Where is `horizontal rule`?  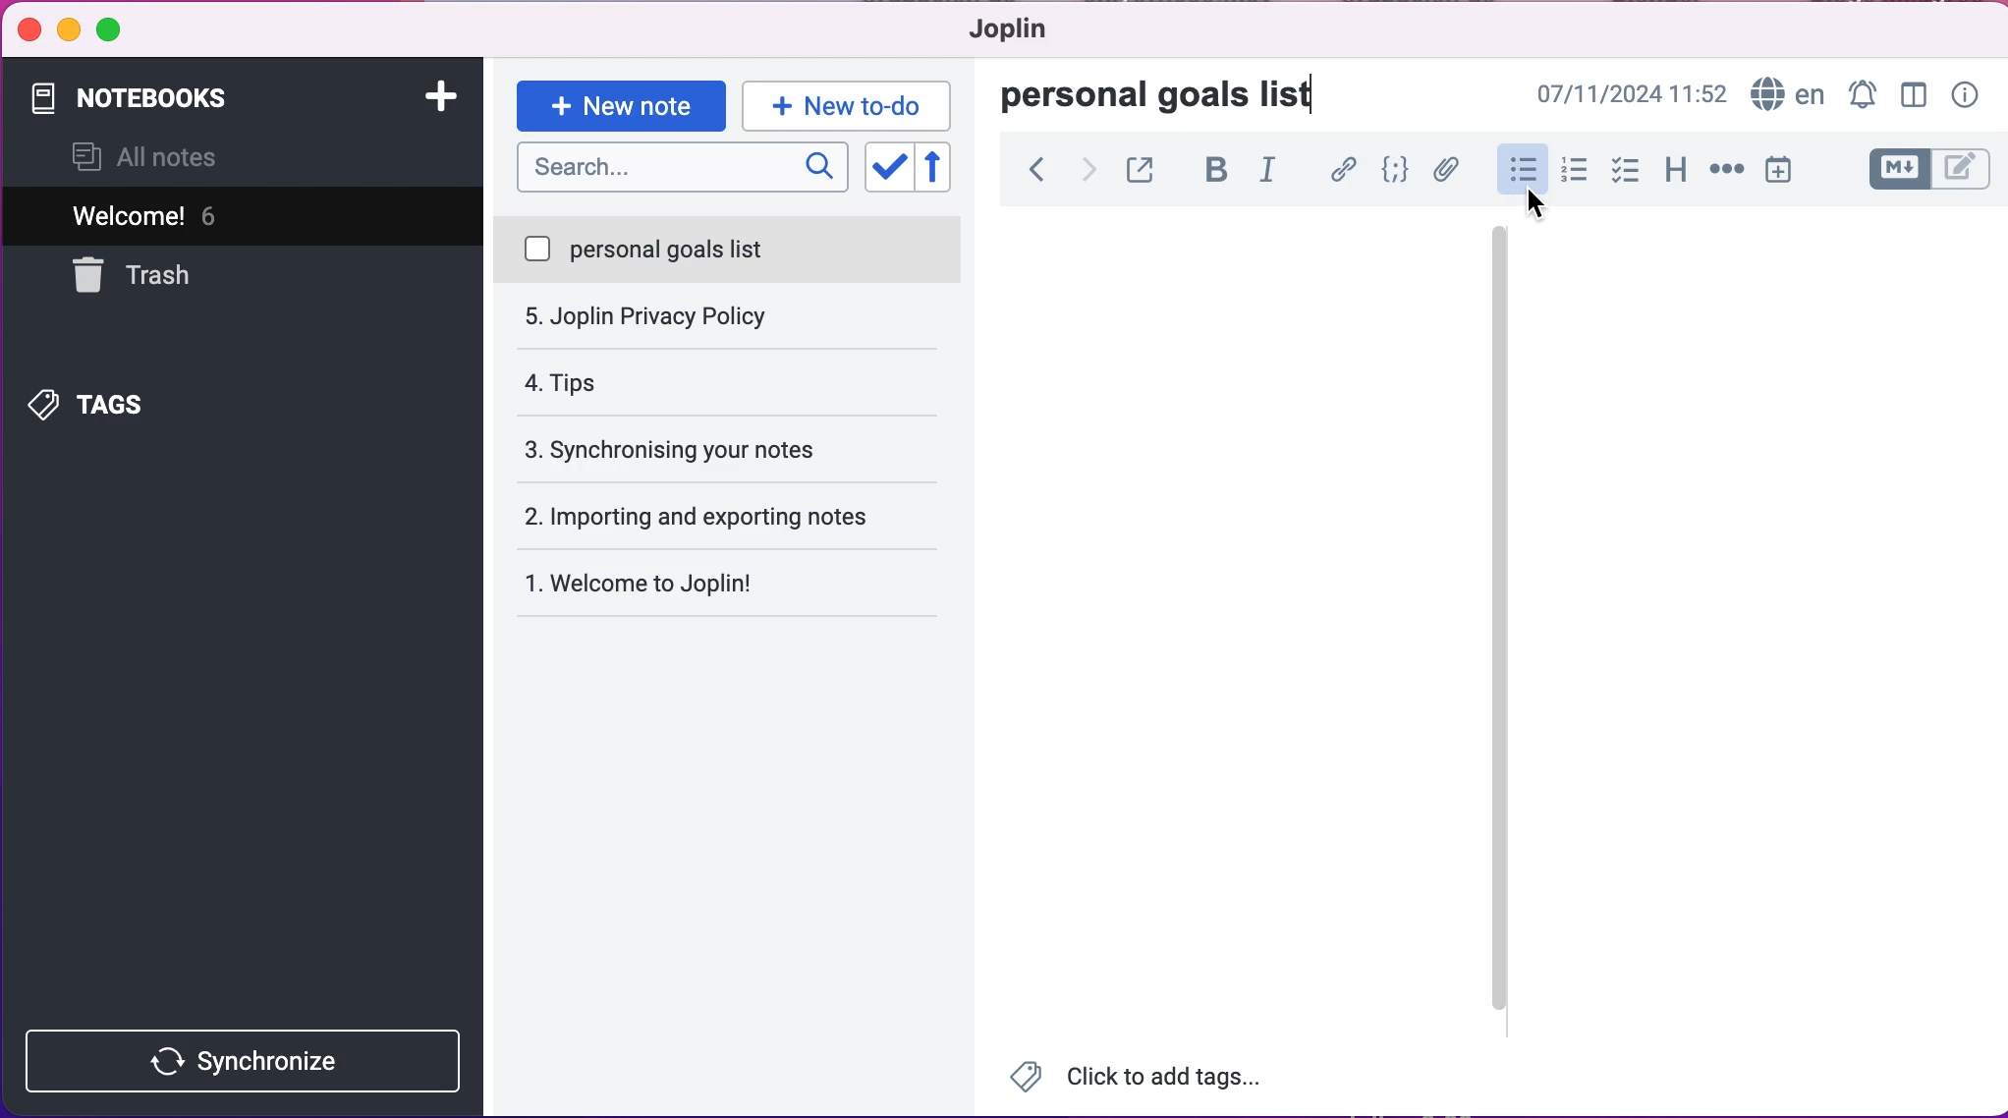
horizontal rule is located at coordinates (1723, 177).